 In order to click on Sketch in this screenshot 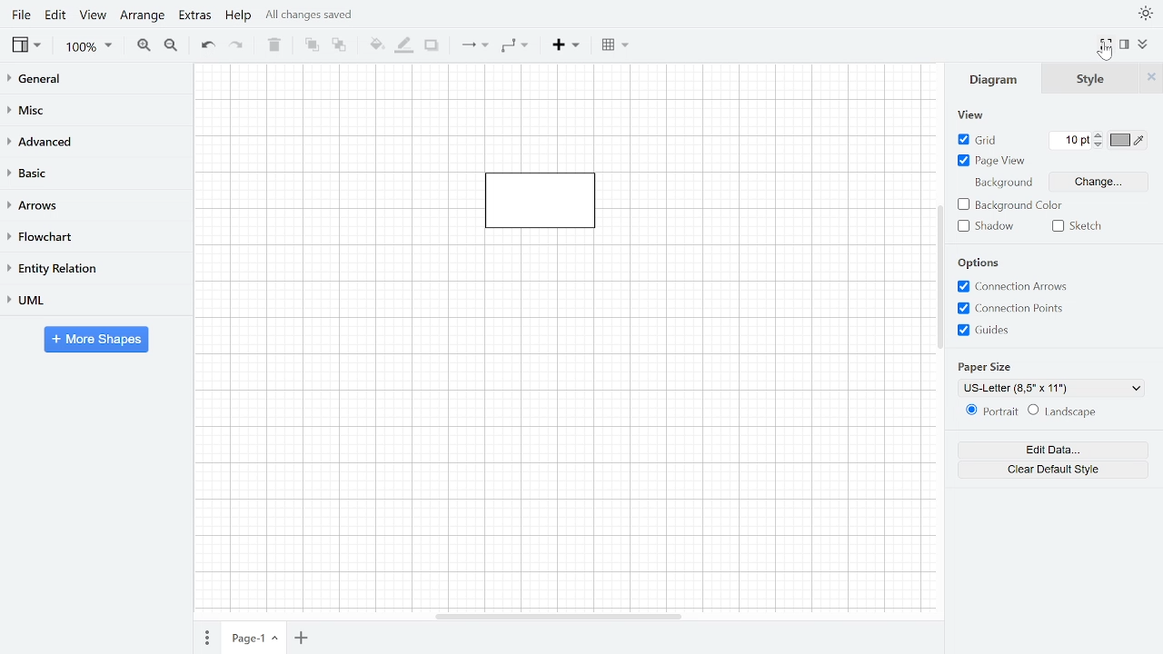, I will do `click(1078, 227)`.